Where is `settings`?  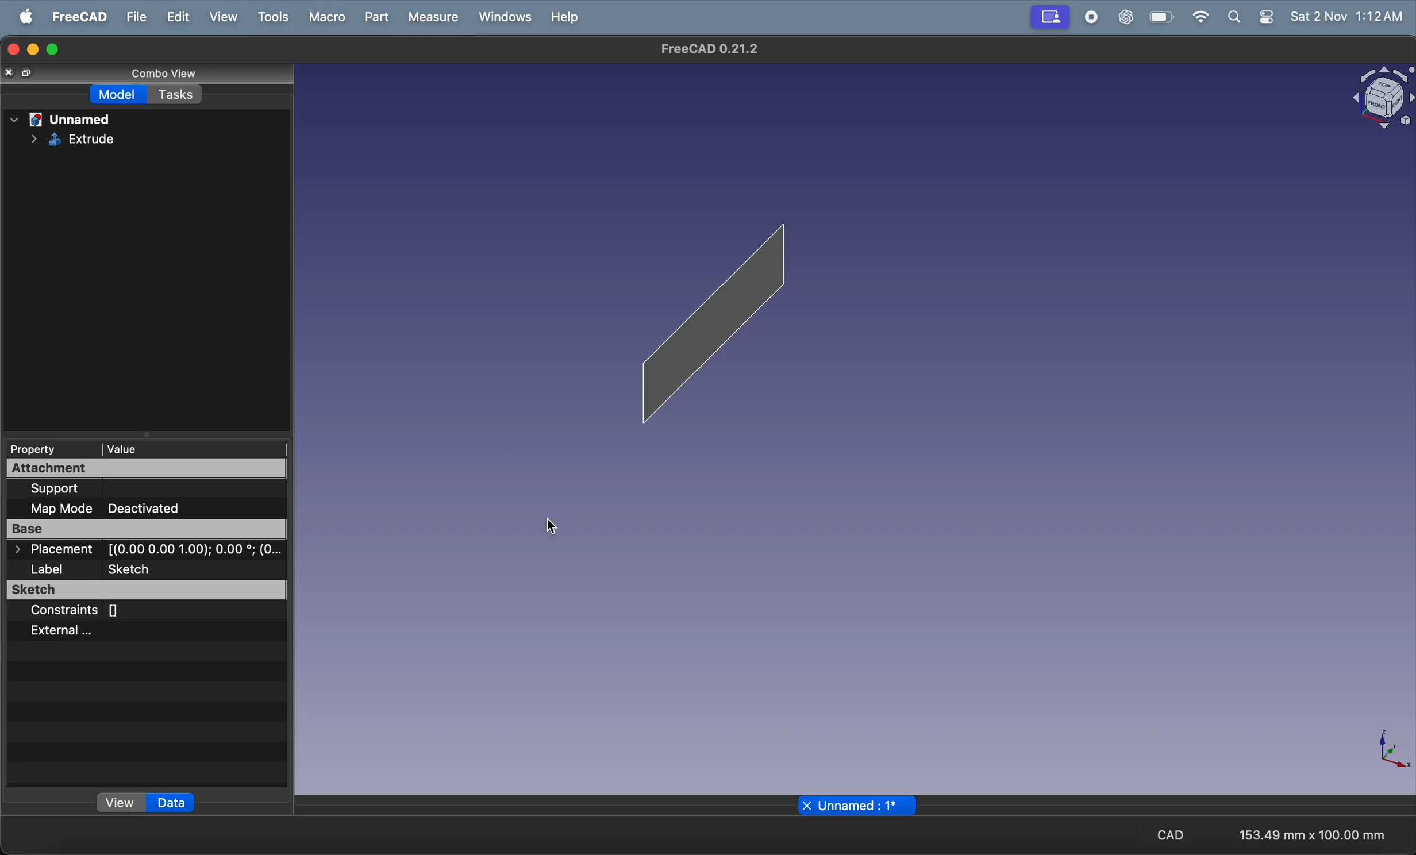
settings is located at coordinates (1266, 17).